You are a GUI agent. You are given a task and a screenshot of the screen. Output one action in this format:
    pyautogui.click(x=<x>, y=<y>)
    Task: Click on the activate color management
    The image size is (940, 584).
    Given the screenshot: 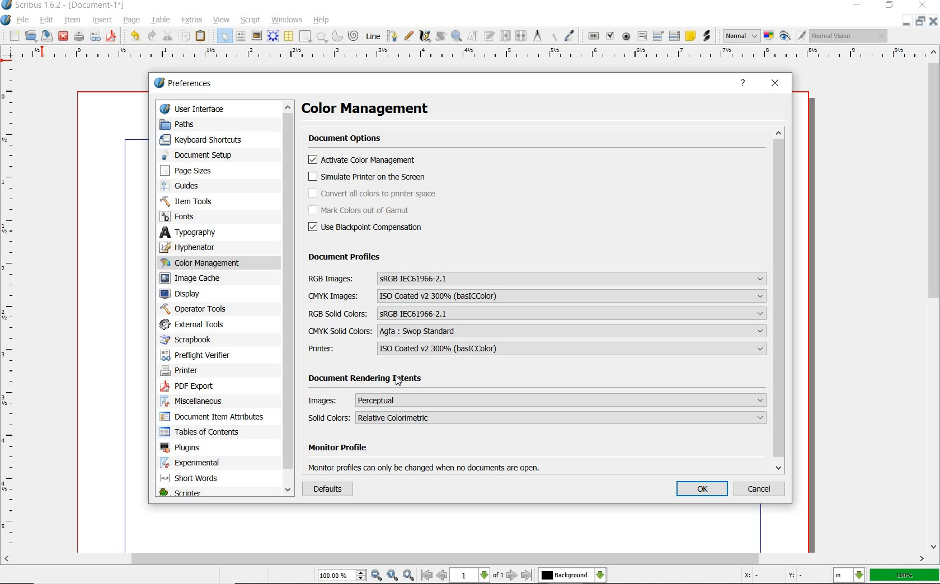 What is the action you would take?
    pyautogui.click(x=364, y=161)
    